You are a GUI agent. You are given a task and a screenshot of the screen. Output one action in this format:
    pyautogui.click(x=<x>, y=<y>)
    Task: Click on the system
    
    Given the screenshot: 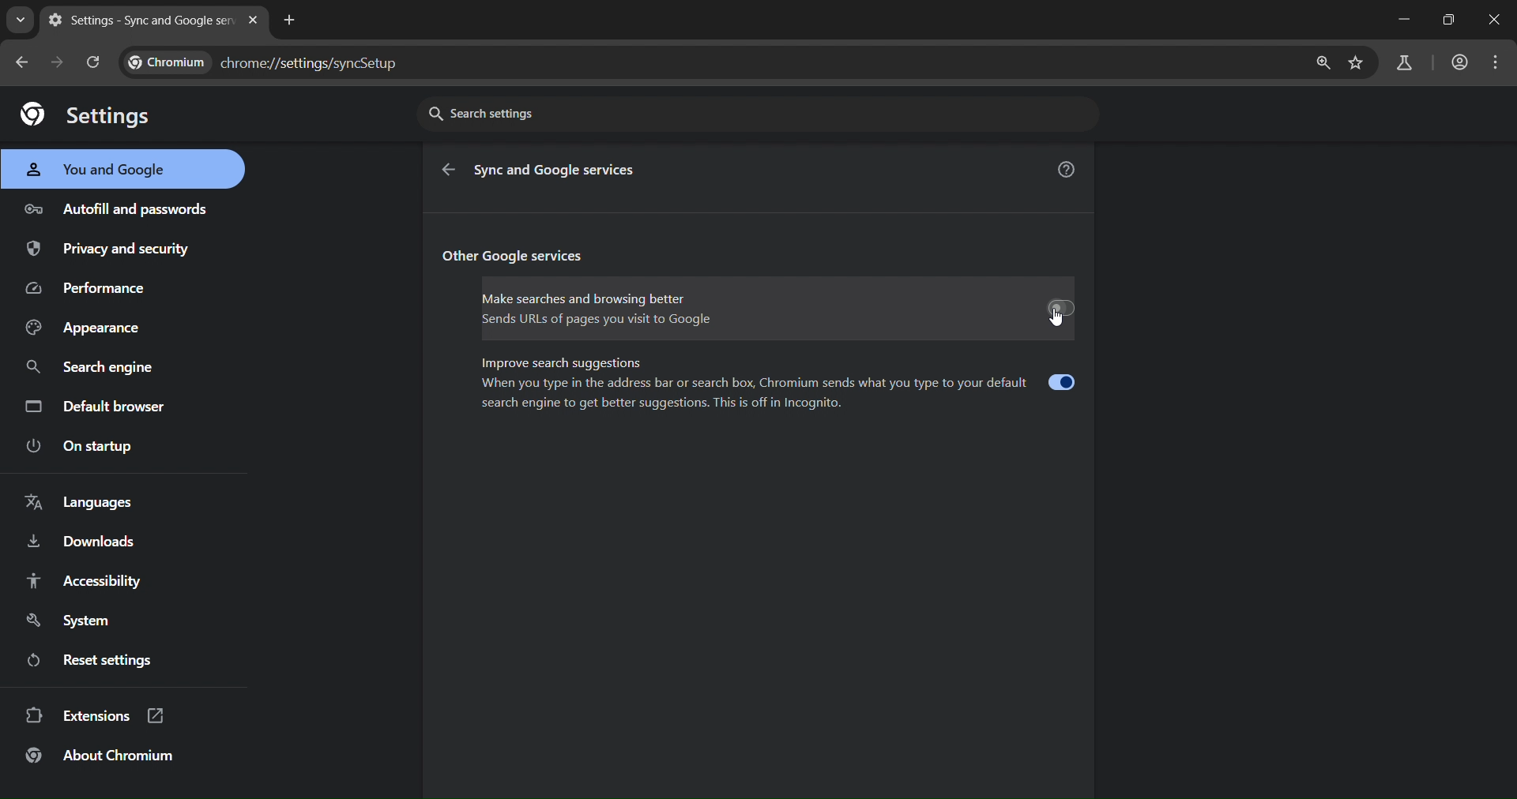 What is the action you would take?
    pyautogui.click(x=72, y=622)
    